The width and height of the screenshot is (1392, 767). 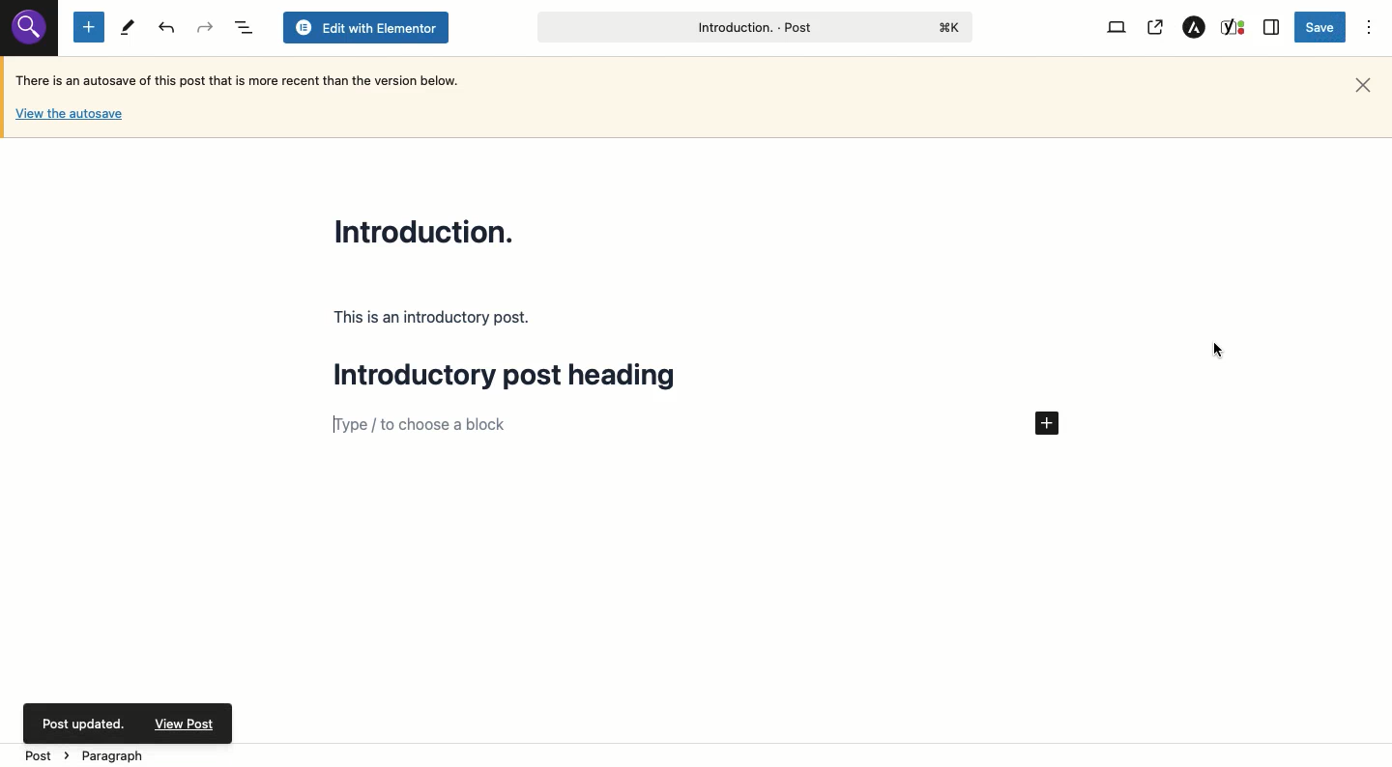 What do you see at coordinates (127, 28) in the screenshot?
I see `Tools` at bounding box center [127, 28].